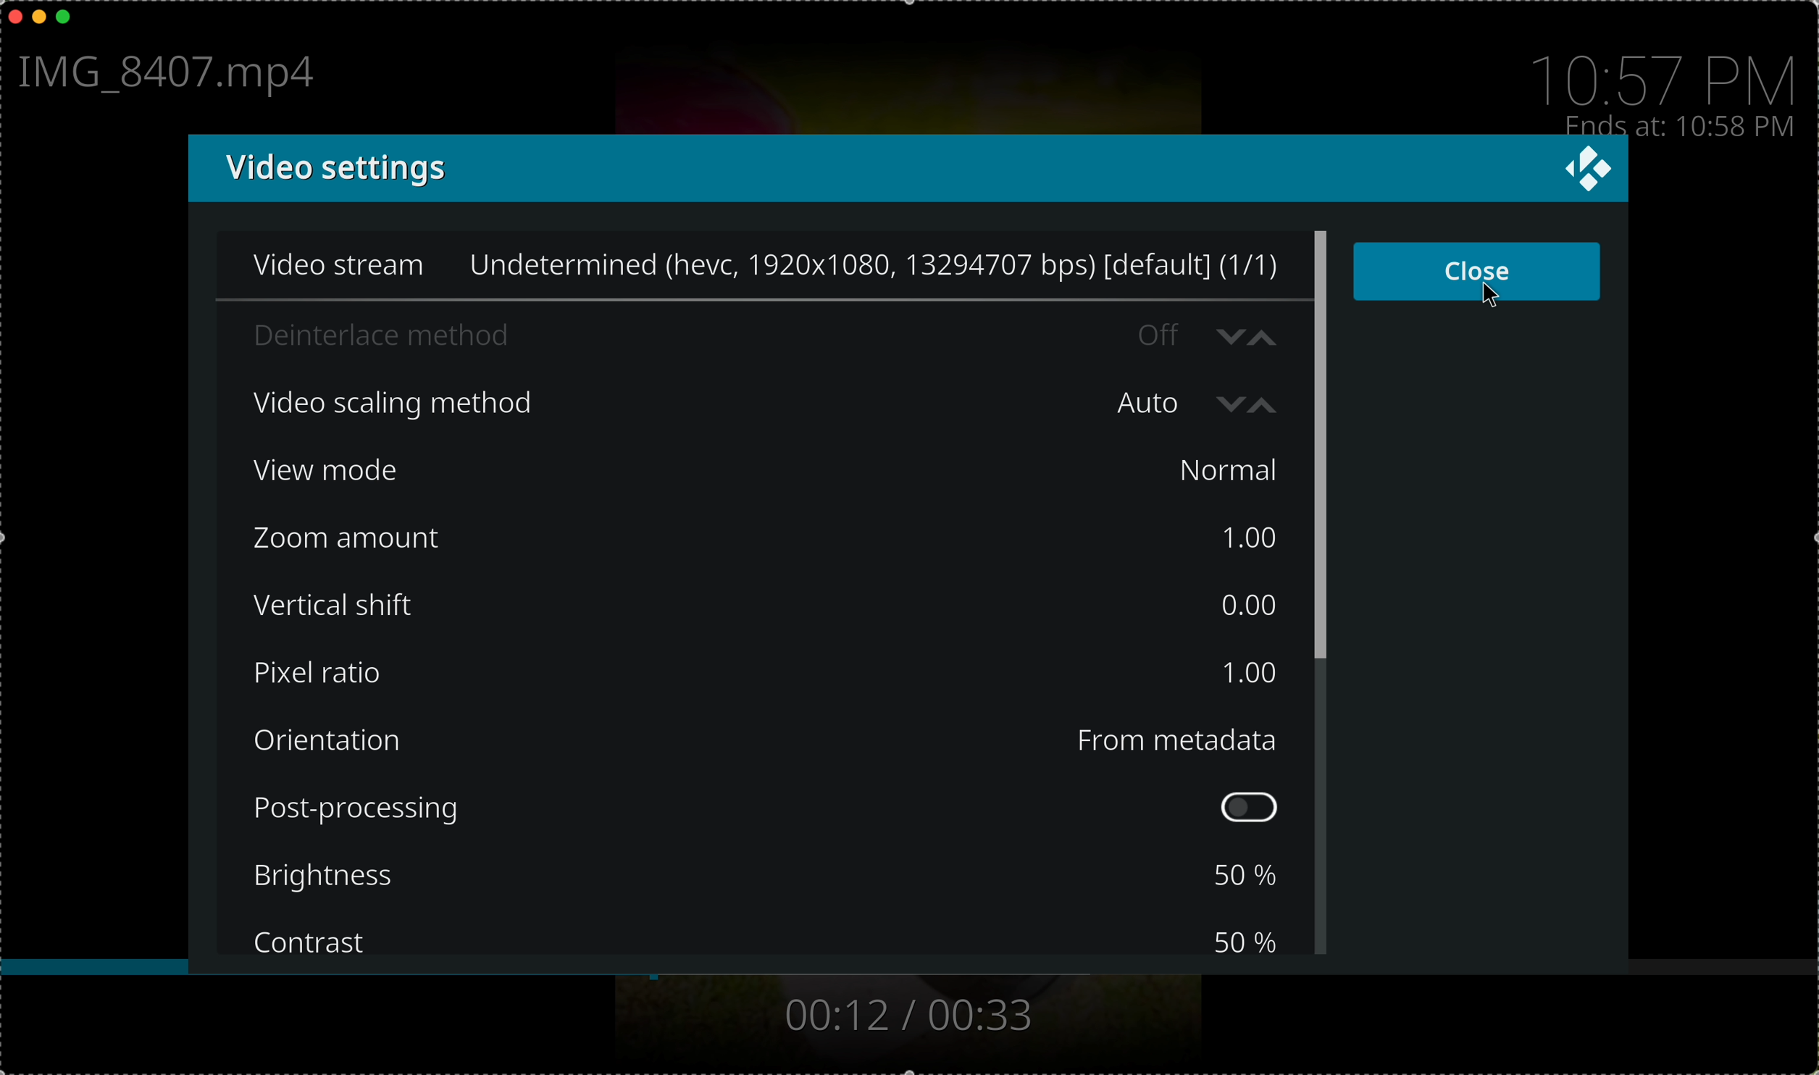  I want to click on orientation from metadata, so click(771, 739).